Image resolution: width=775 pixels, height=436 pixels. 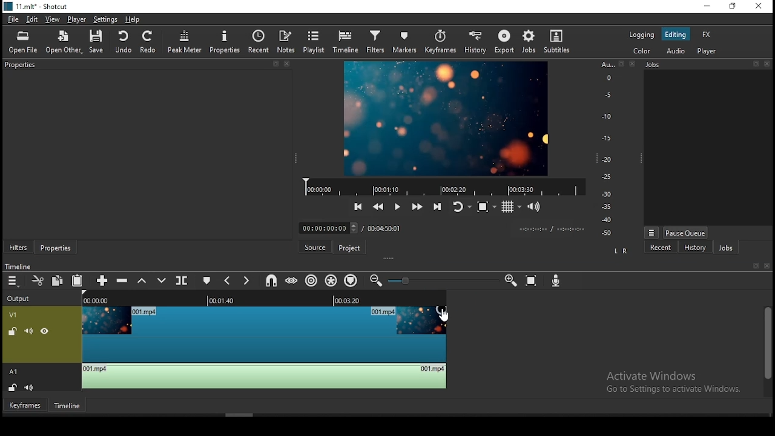 What do you see at coordinates (417, 209) in the screenshot?
I see `play quickly forwards` at bounding box center [417, 209].